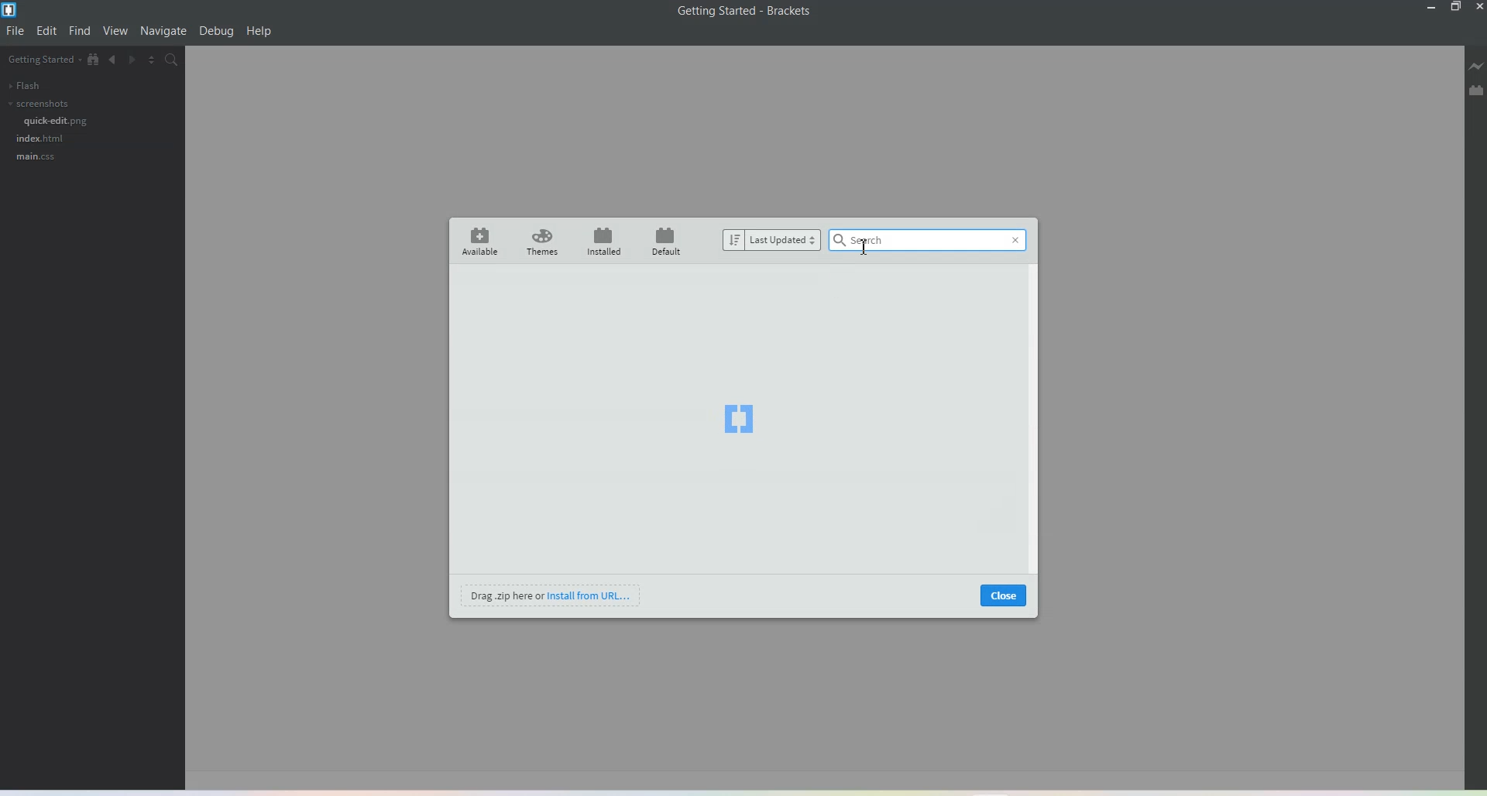 The image size is (1487, 796). I want to click on Text Cursor, so click(864, 246).